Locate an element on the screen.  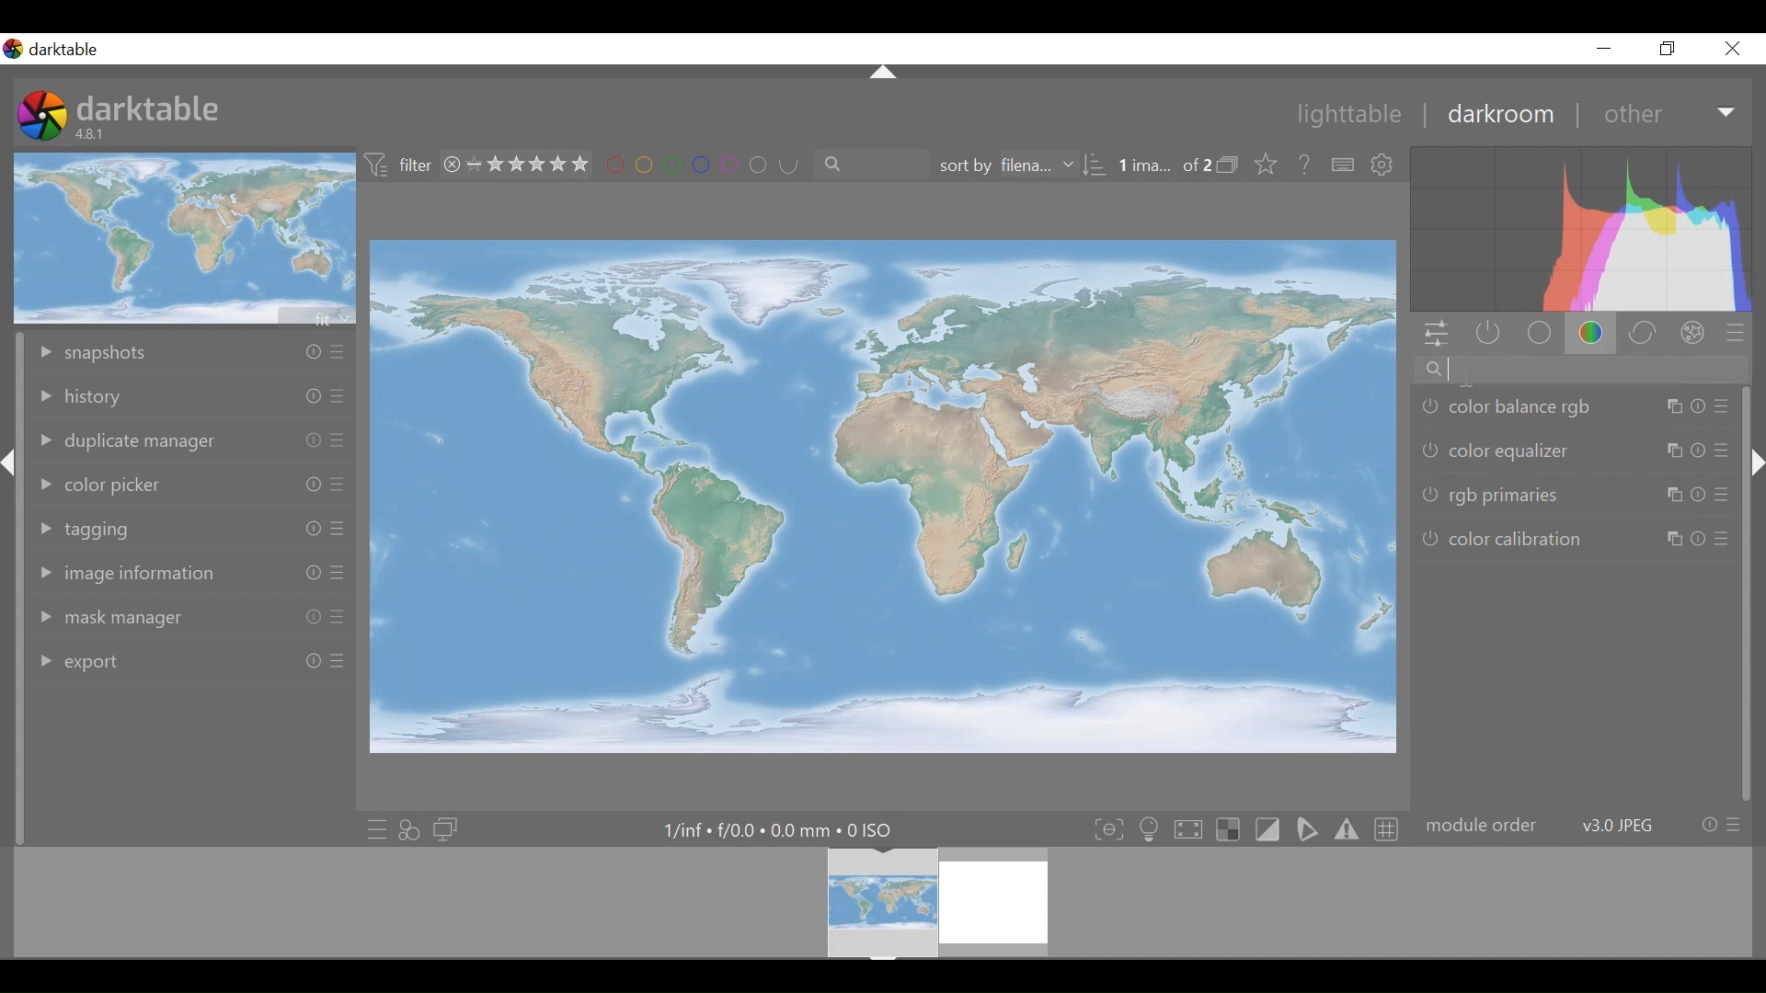
Image 1 out of 2 selected is located at coordinates (1164, 164).